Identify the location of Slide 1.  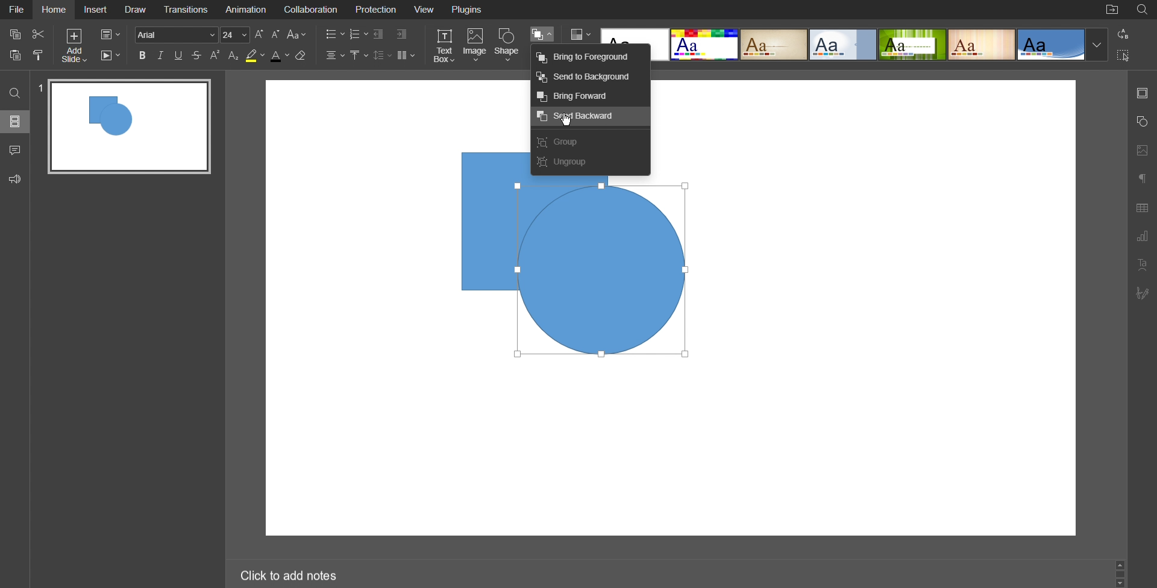
(127, 125).